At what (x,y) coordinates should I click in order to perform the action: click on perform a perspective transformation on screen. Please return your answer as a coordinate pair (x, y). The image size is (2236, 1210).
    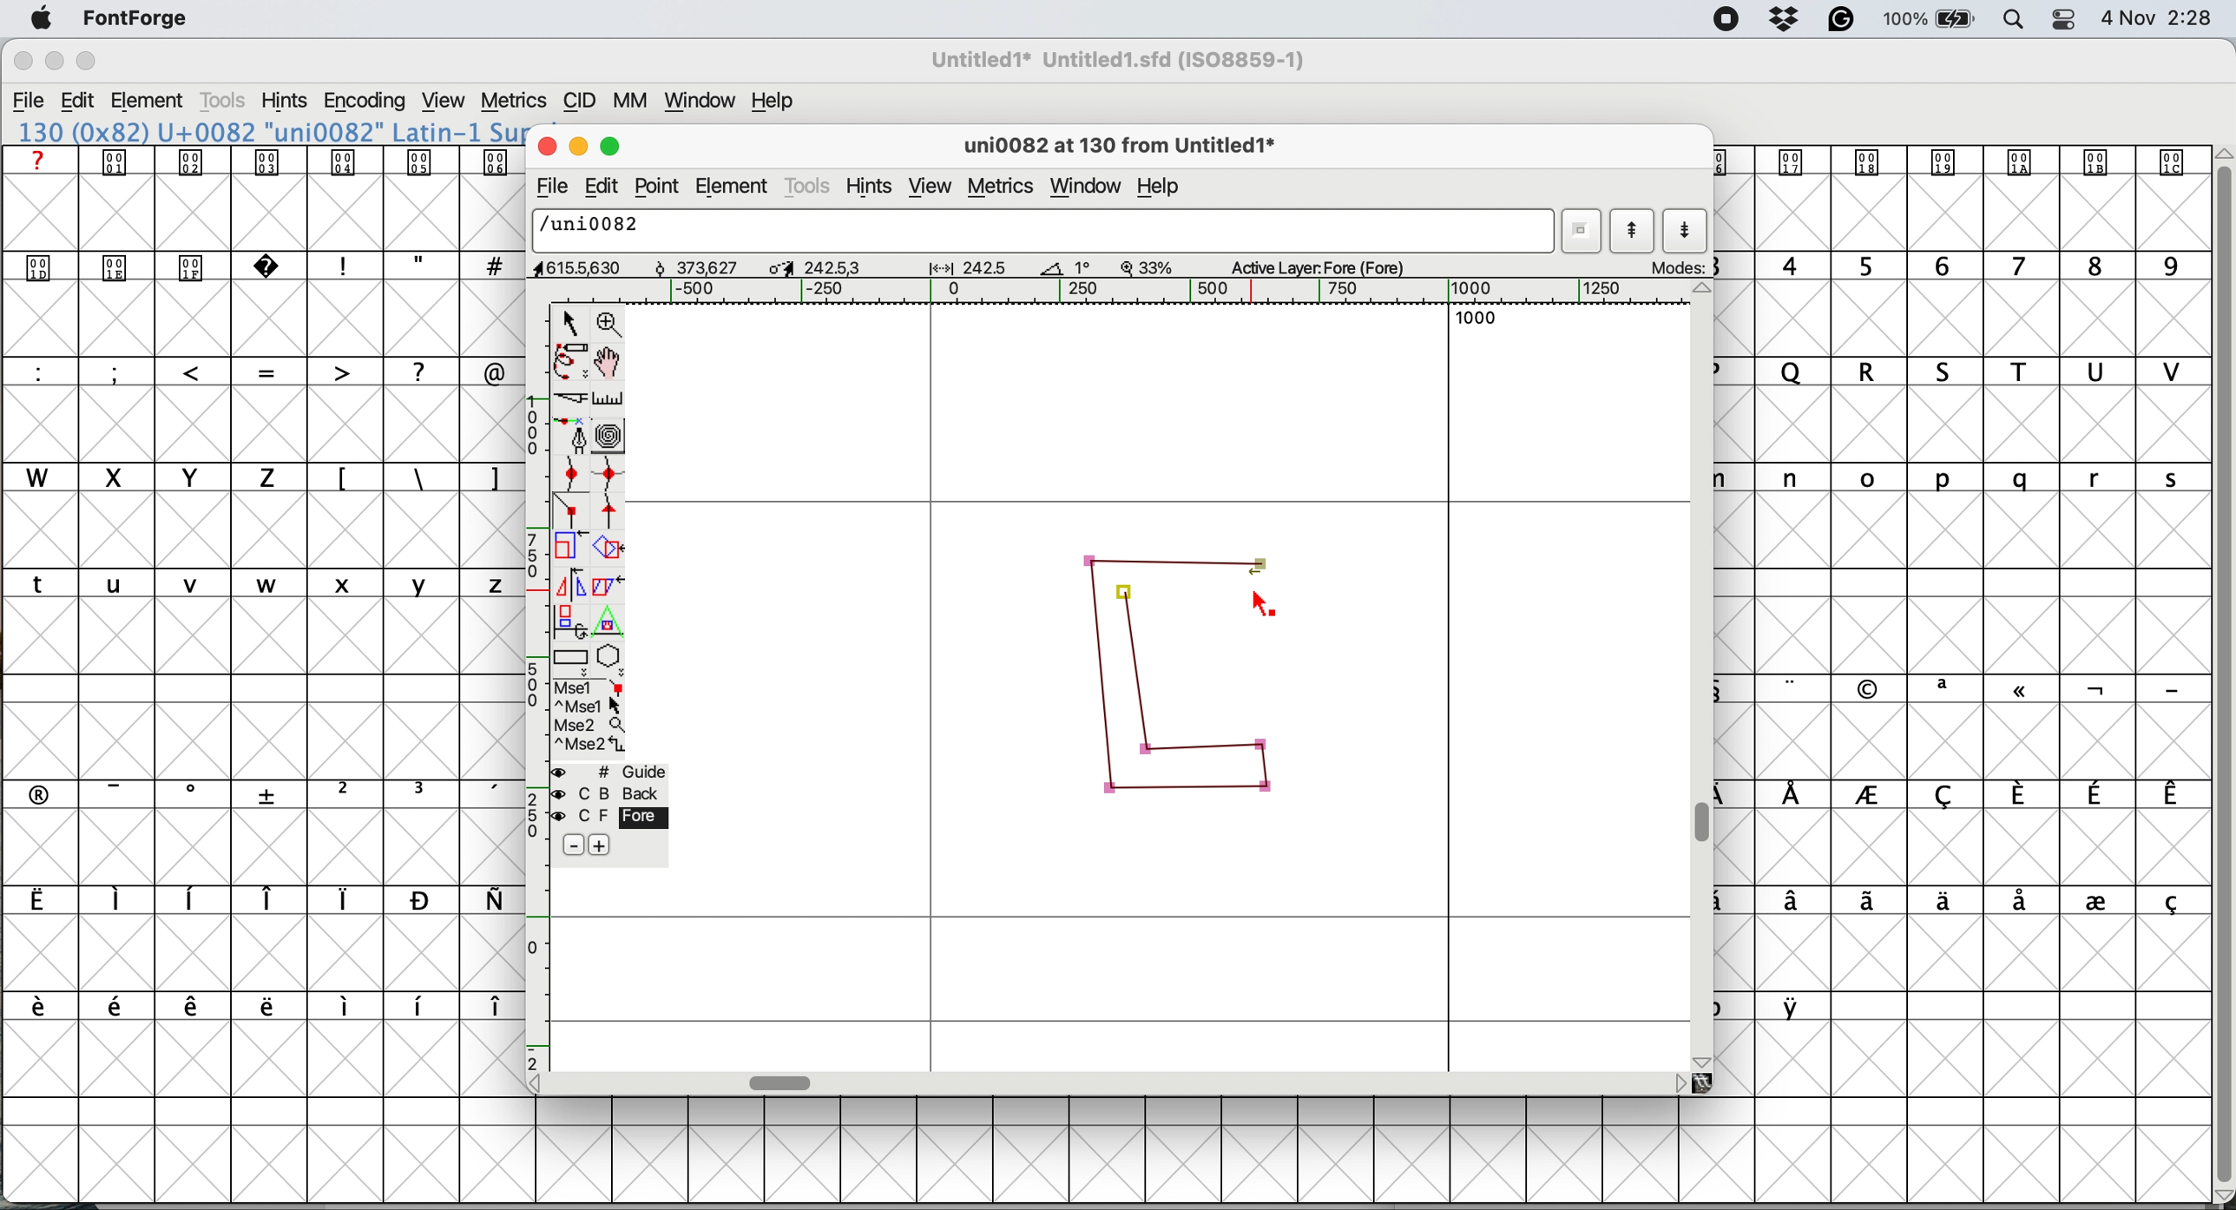
    Looking at the image, I should click on (611, 621).